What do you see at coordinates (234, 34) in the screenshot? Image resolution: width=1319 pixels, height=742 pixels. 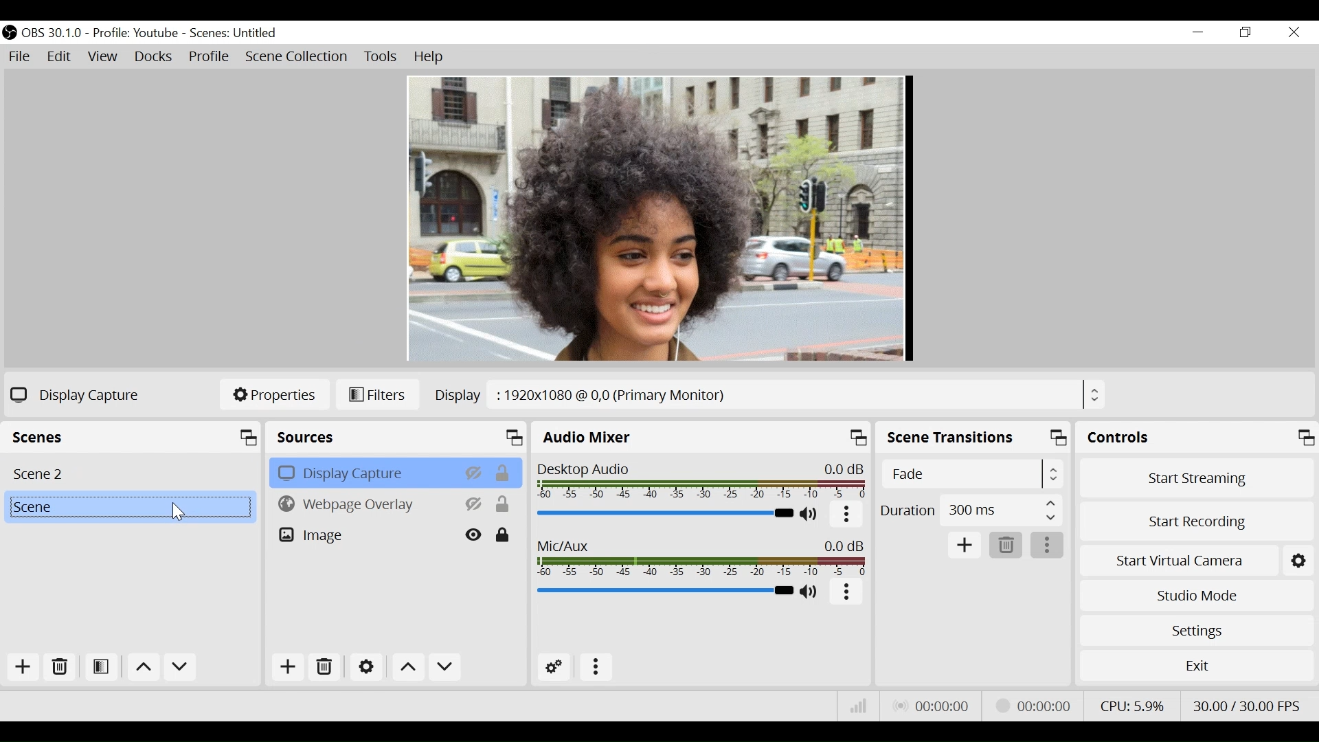 I see `Scene Name` at bounding box center [234, 34].